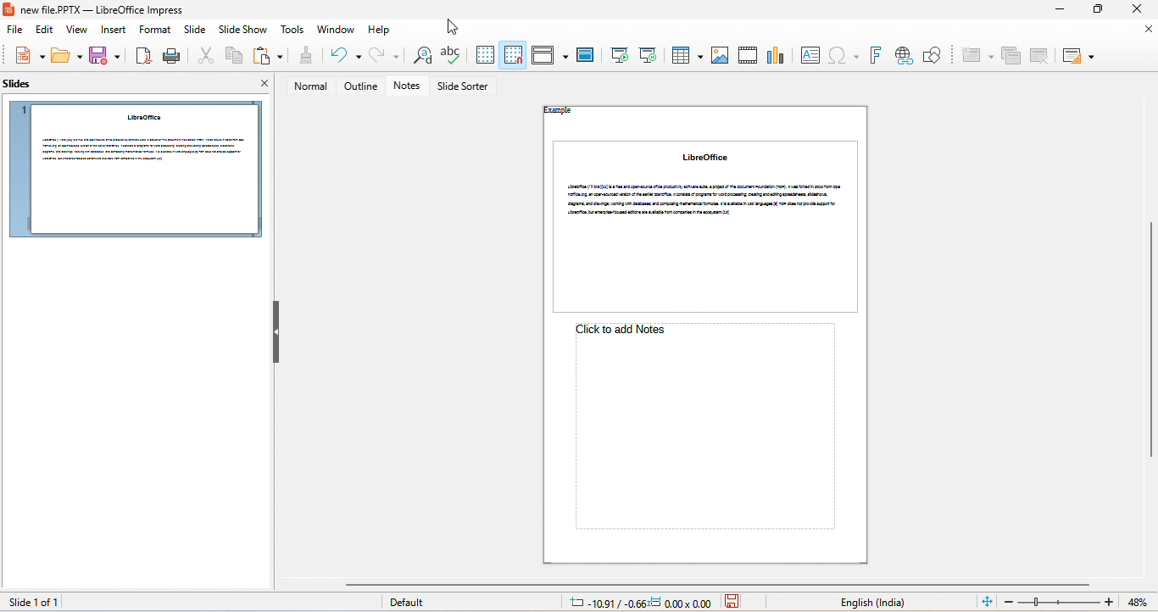 The image size is (1158, 612). I want to click on close, so click(1150, 30).